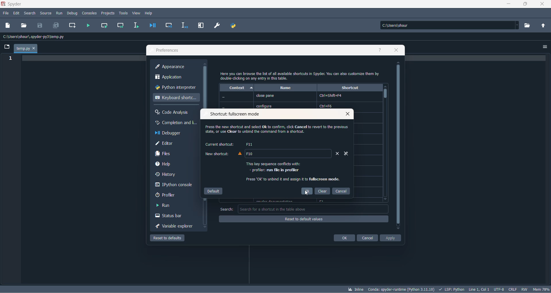 Image resolution: width=551 pixels, height=293 pixels. What do you see at coordinates (291, 172) in the screenshot?
I see `text` at bounding box center [291, 172].